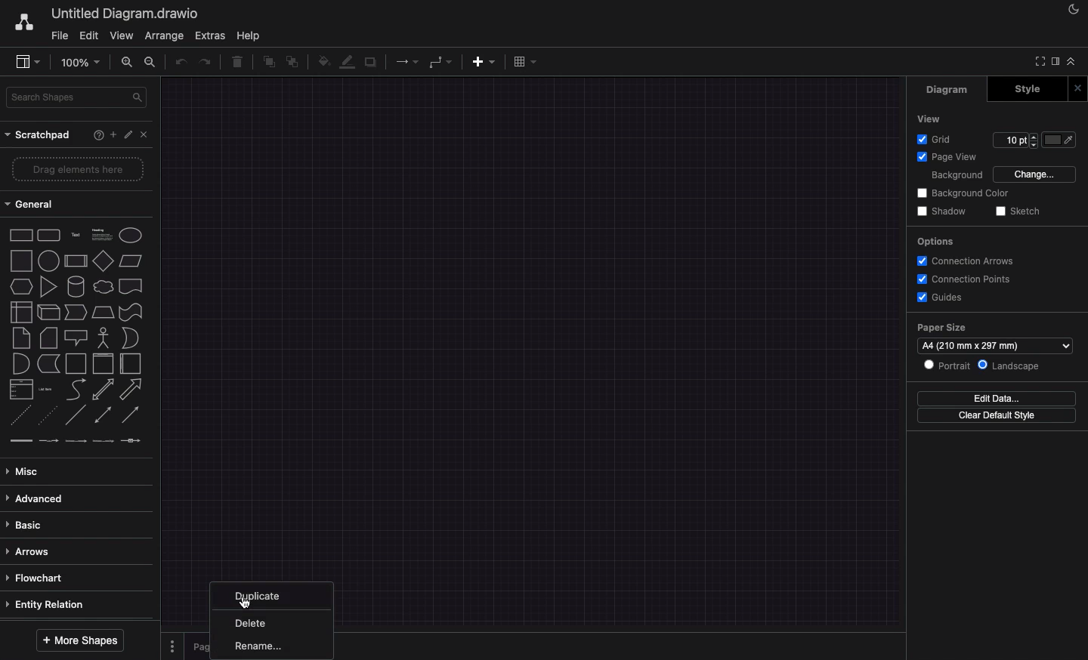  Describe the element at coordinates (943, 328) in the screenshot. I see `paper size` at that location.